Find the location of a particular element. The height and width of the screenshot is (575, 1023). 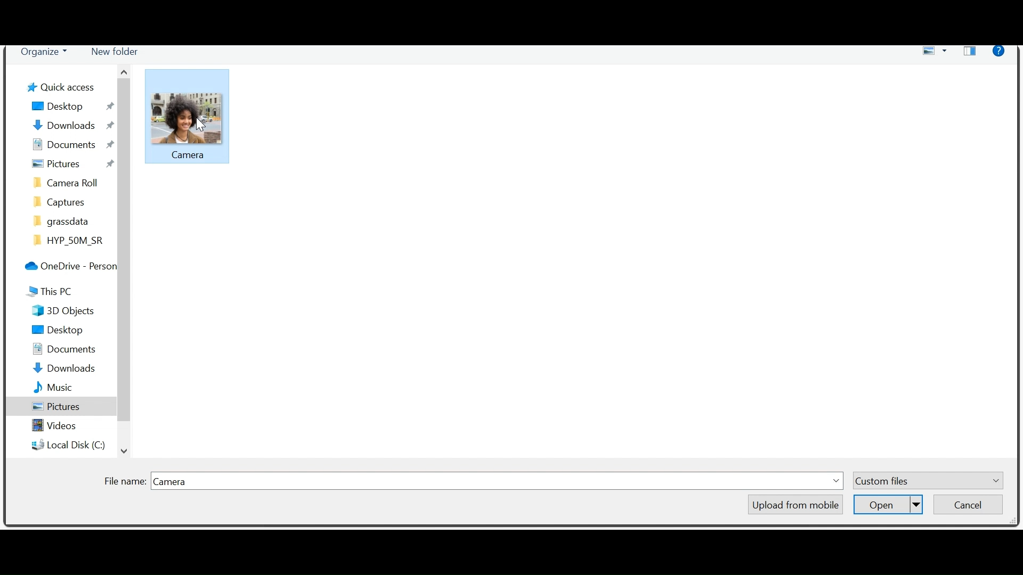

Desktop is located at coordinates (71, 108).